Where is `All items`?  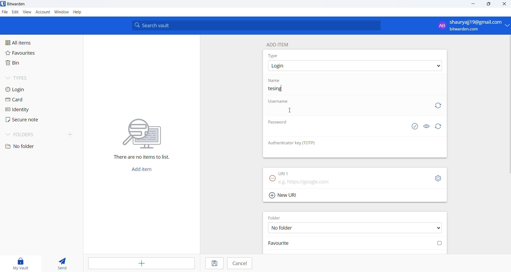 All items is located at coordinates (30, 42).